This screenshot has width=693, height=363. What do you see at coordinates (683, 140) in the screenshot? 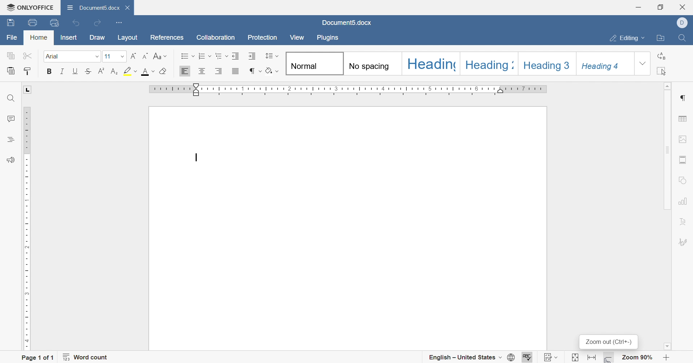
I see `image settings` at bounding box center [683, 140].